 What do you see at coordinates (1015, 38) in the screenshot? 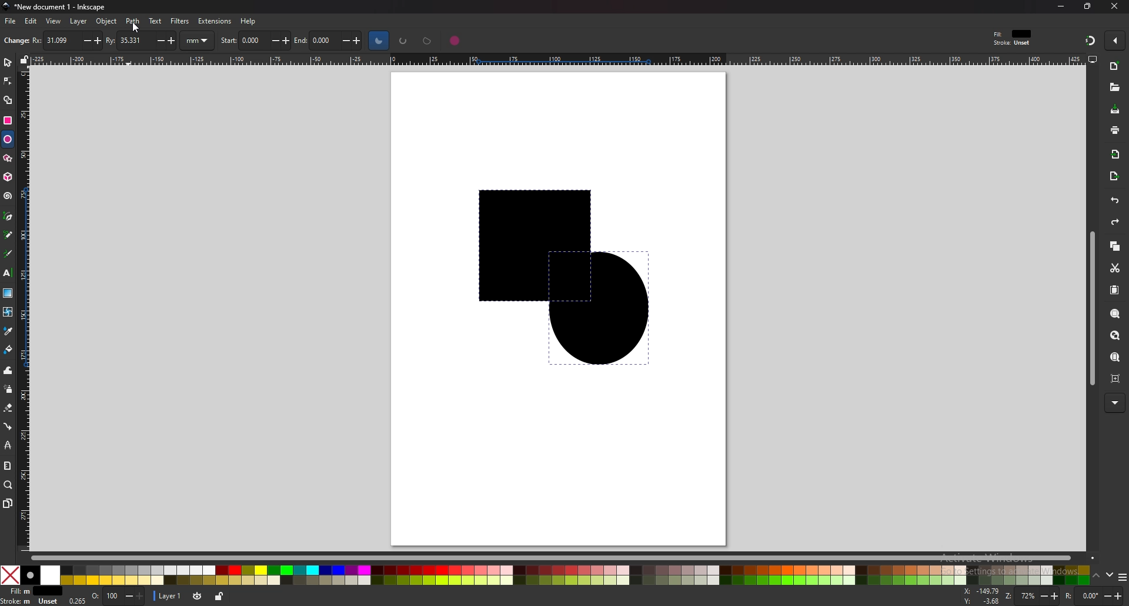
I see `style` at bounding box center [1015, 38].